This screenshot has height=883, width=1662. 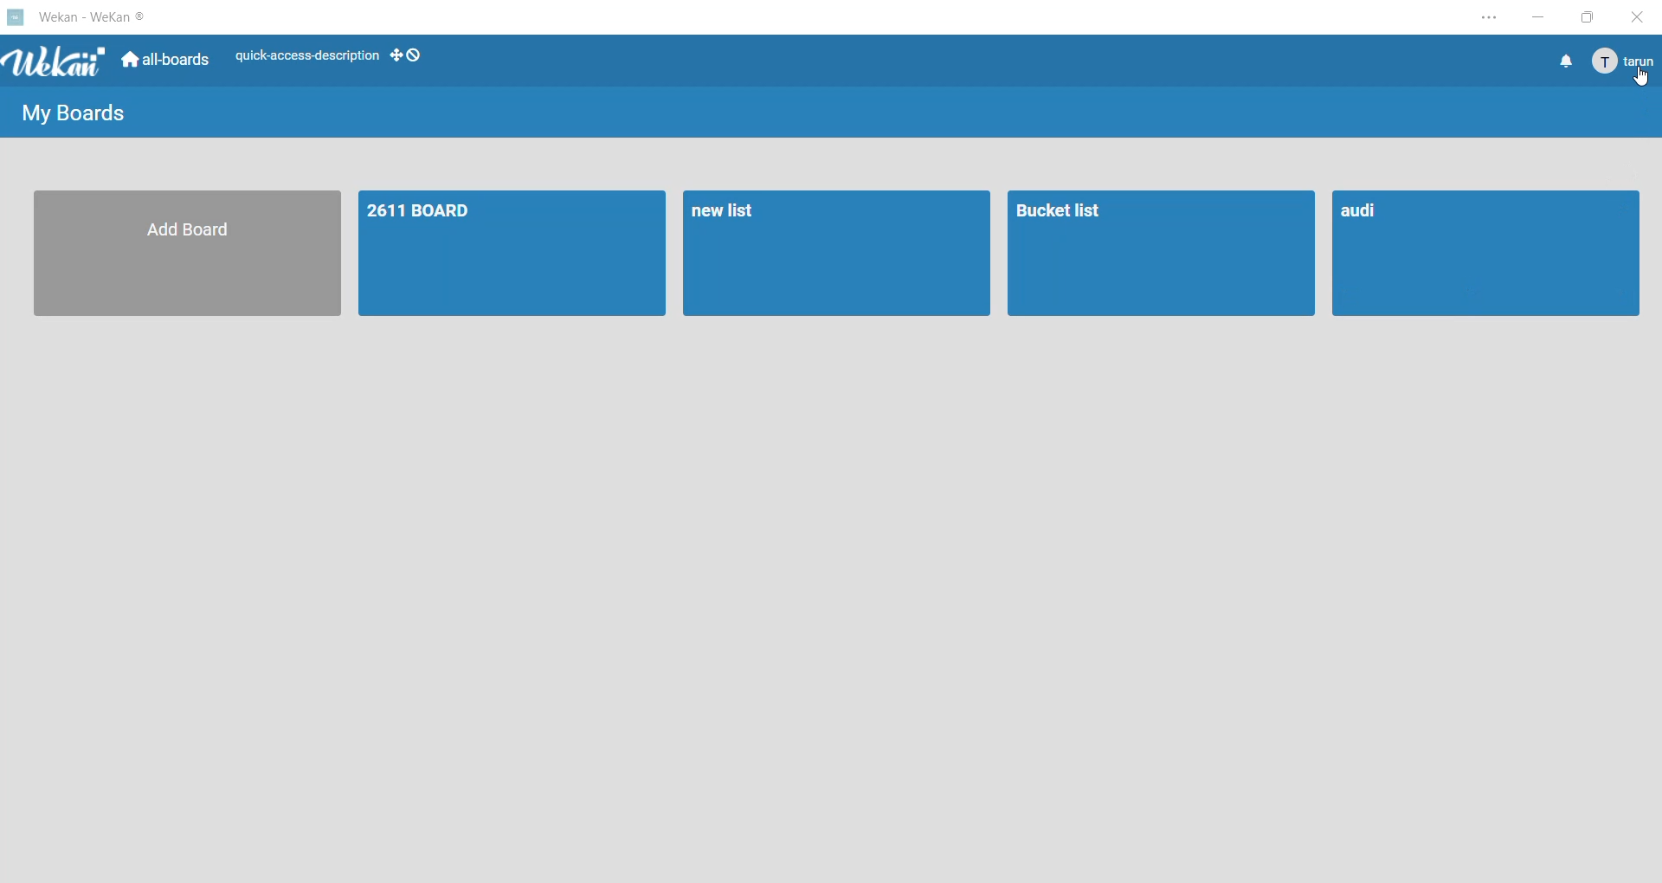 I want to click on all boards, so click(x=167, y=63).